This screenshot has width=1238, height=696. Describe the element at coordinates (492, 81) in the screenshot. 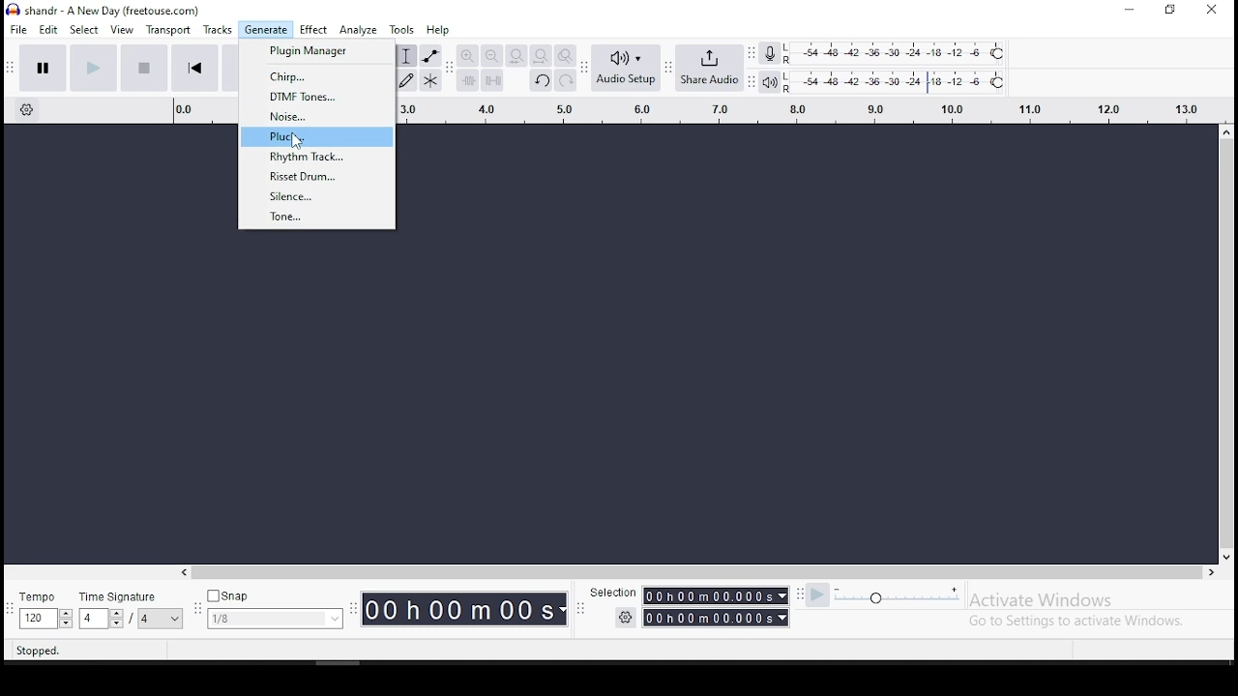

I see `silence audio signal` at that location.